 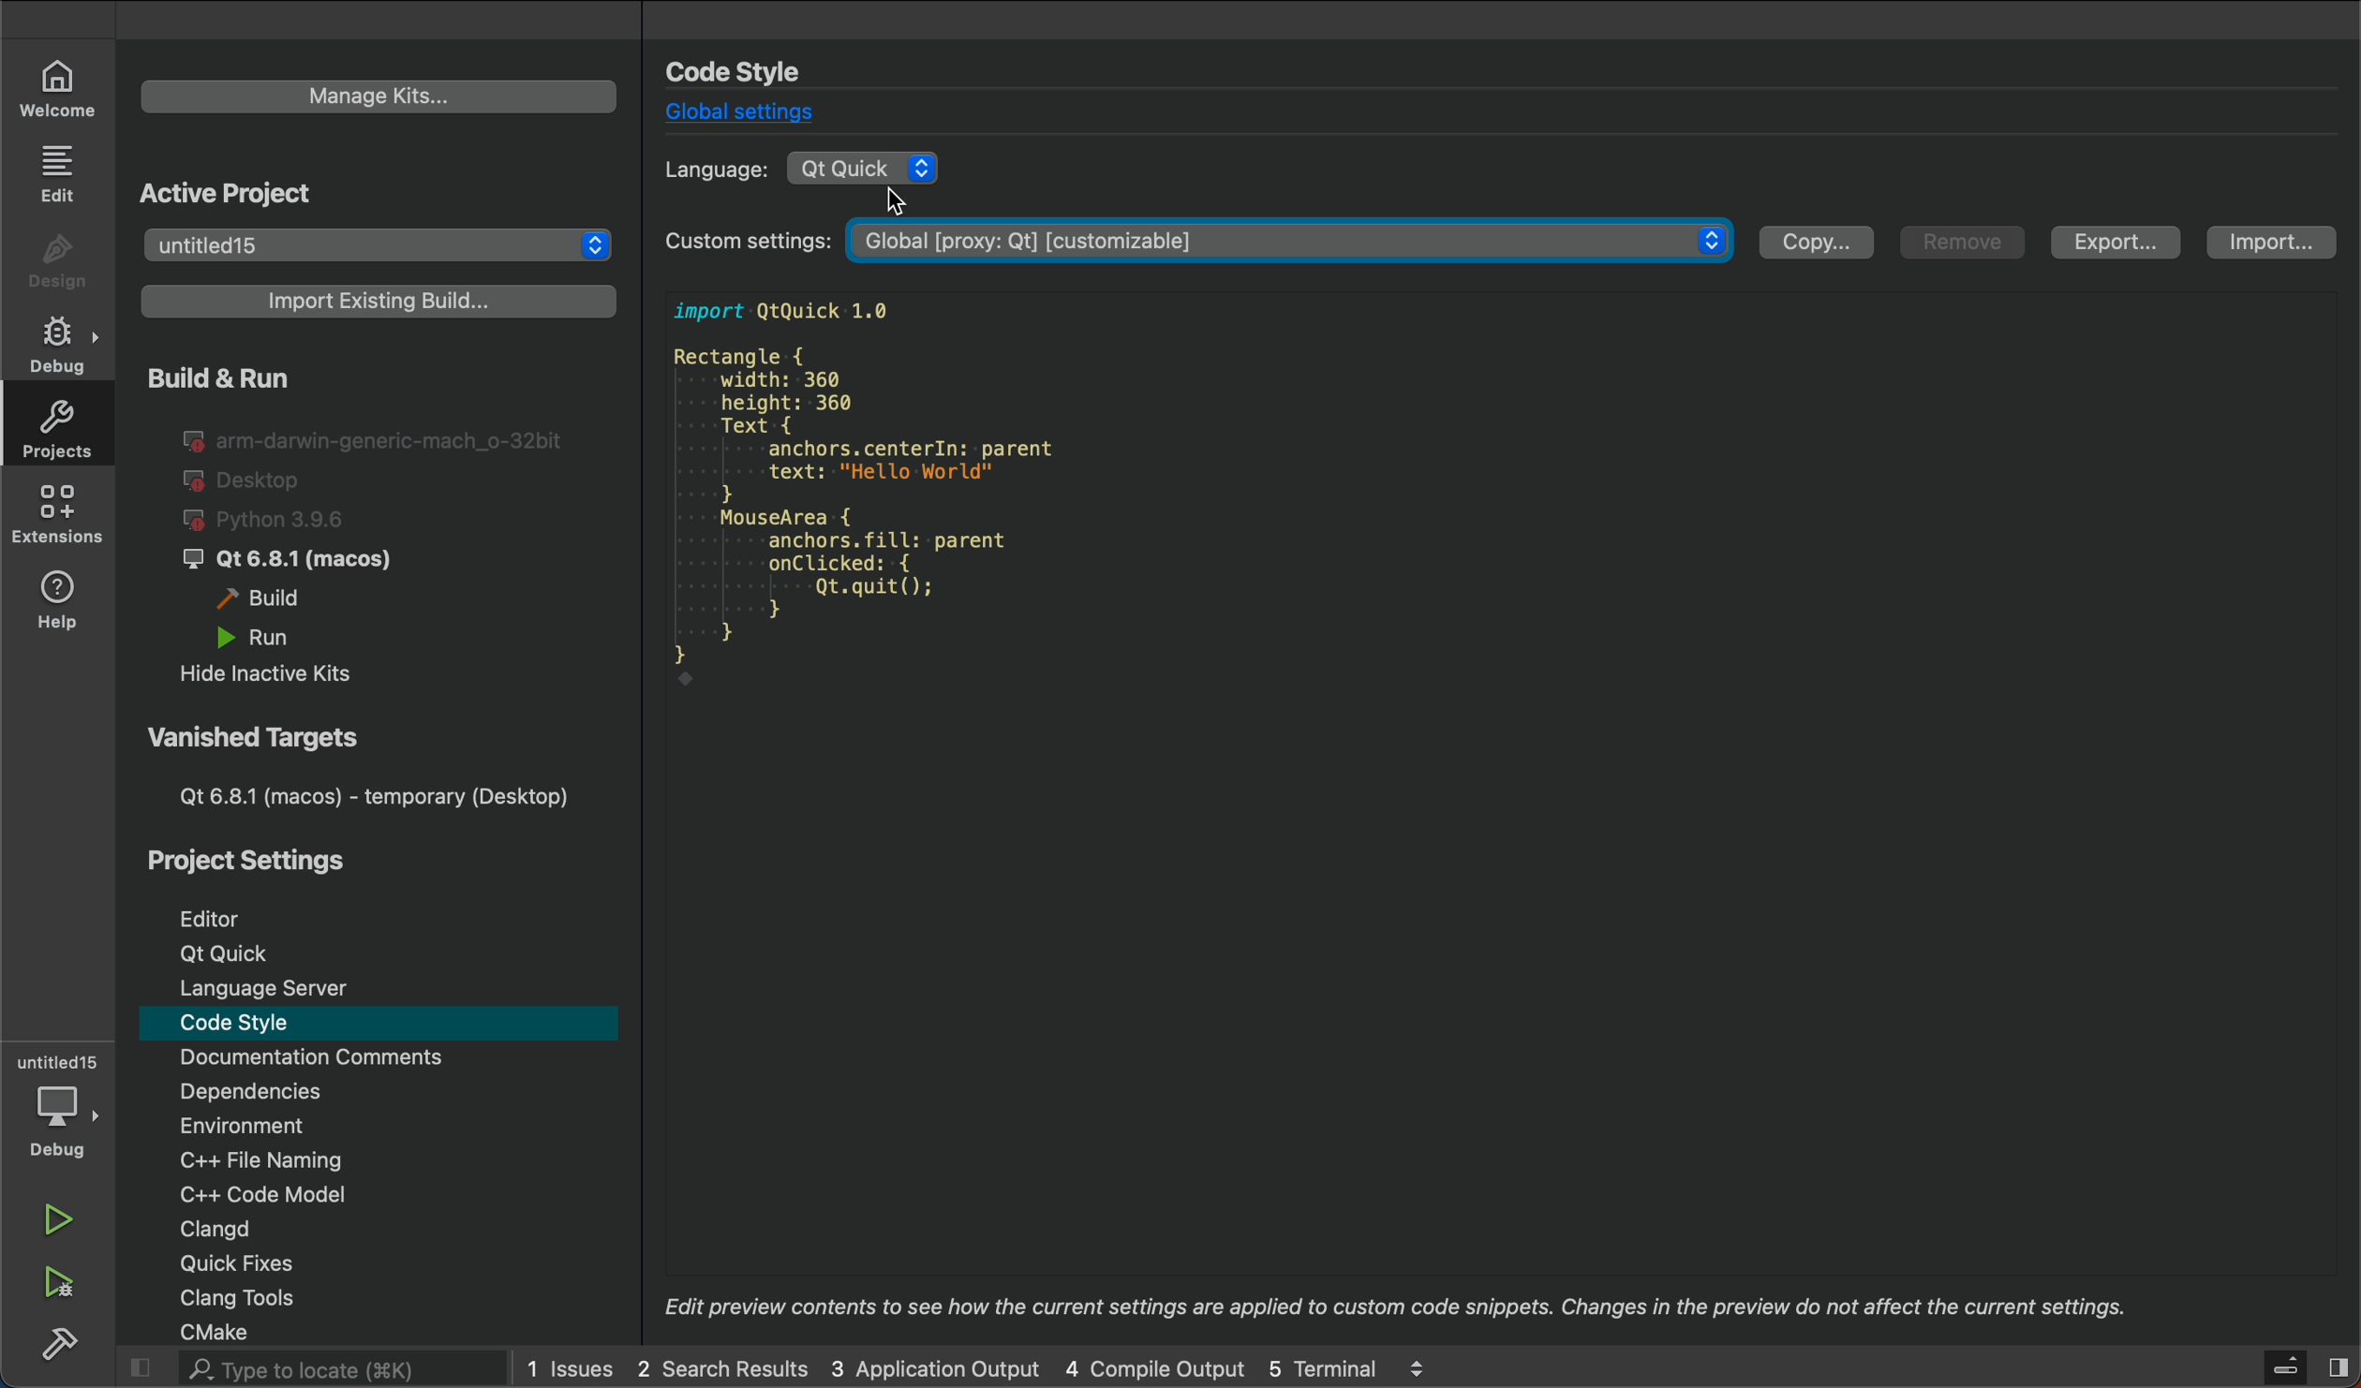 What do you see at coordinates (379, 96) in the screenshot?
I see `manage kit` at bounding box center [379, 96].